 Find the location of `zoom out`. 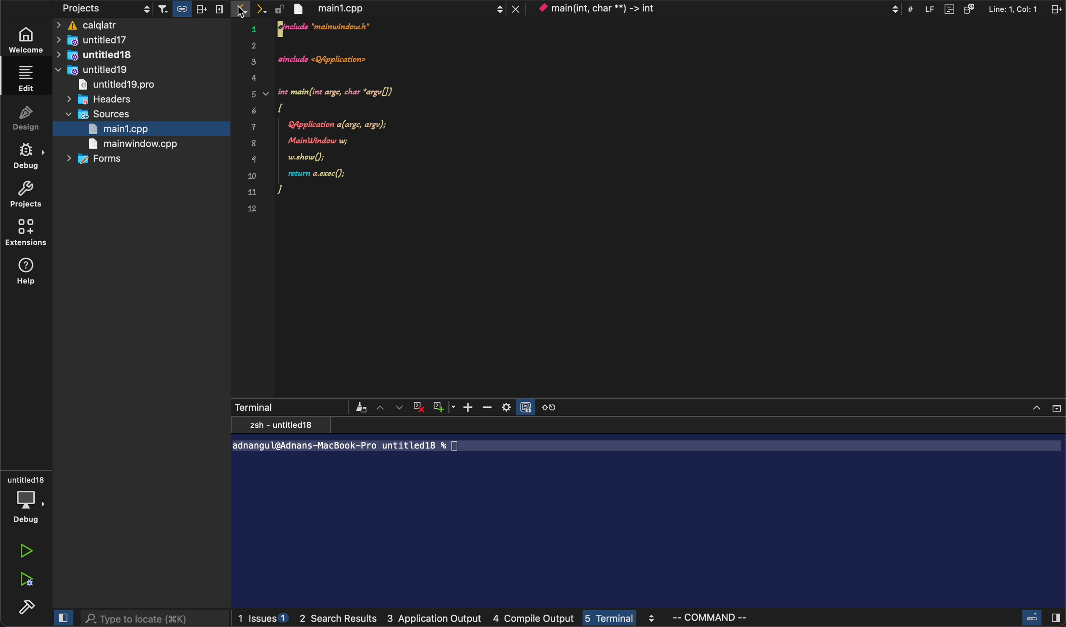

zoom out is located at coordinates (491, 407).